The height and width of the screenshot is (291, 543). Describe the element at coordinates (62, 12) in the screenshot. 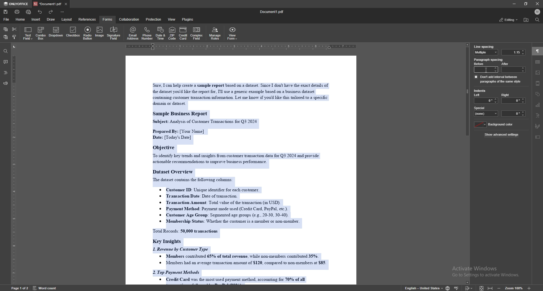

I see `customize toolbar` at that location.